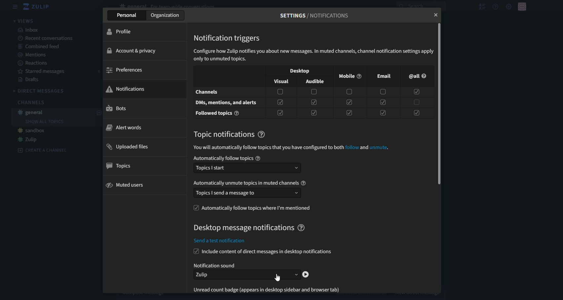  Describe the element at coordinates (29, 30) in the screenshot. I see `inbox` at that location.